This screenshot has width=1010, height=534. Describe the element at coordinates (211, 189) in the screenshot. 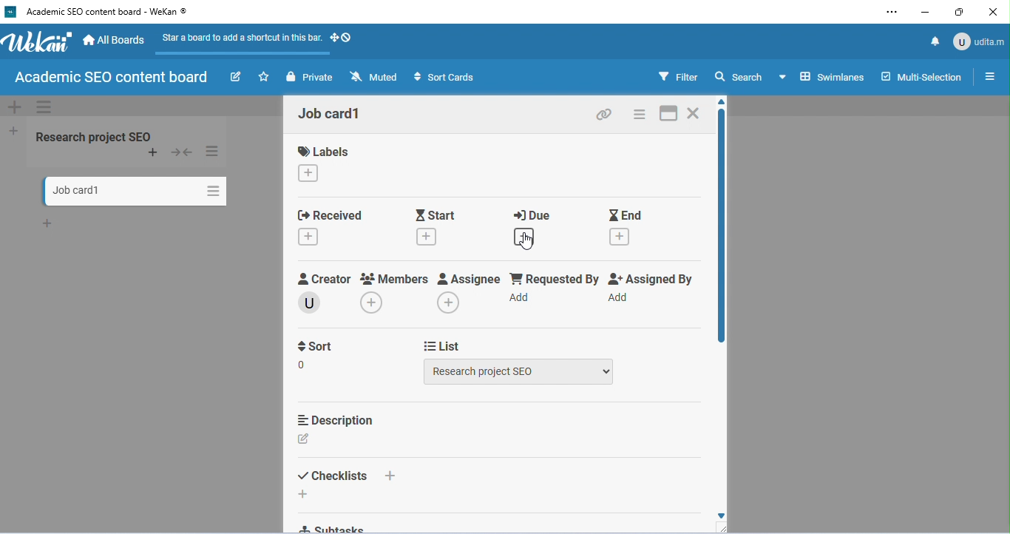

I see `card actions` at that location.